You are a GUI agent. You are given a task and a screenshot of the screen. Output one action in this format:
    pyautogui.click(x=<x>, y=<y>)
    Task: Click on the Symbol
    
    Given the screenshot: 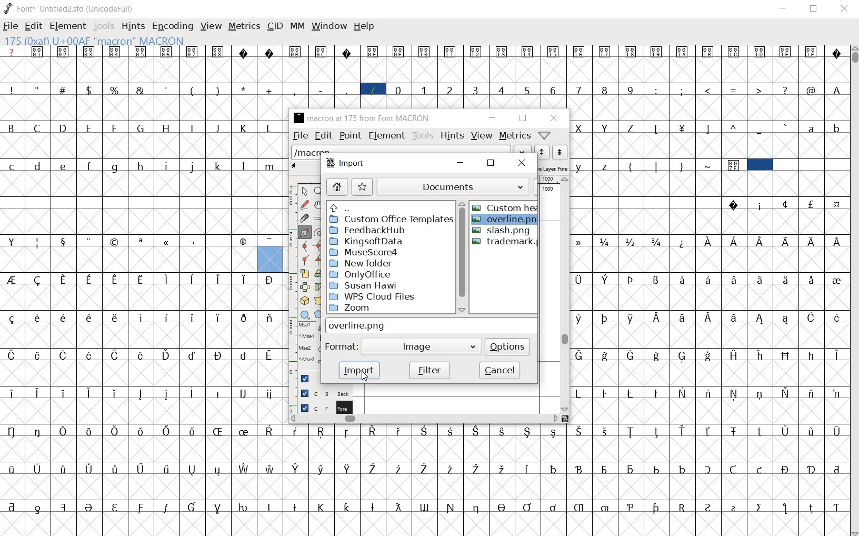 What is the action you would take?
    pyautogui.click(x=117, y=431)
    